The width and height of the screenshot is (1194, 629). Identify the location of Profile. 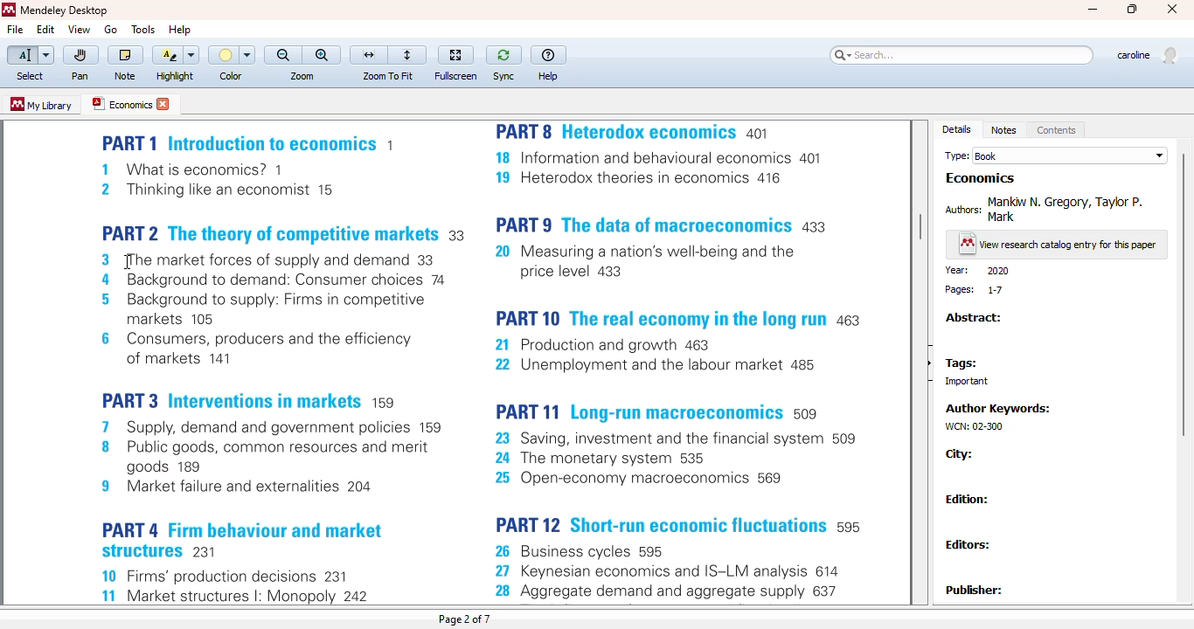
(1149, 57).